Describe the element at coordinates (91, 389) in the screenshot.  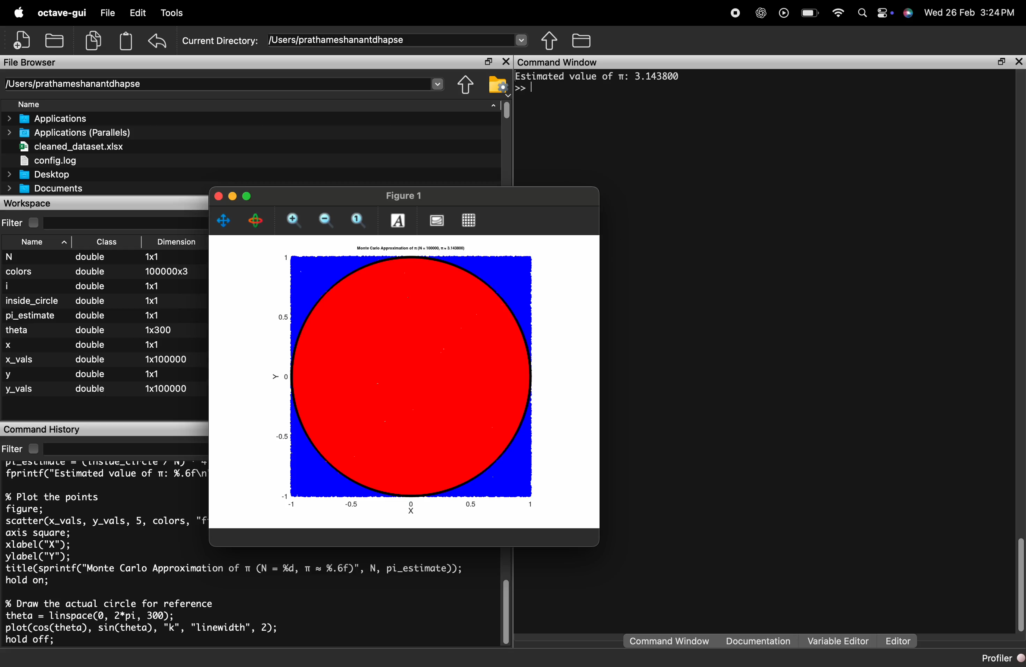
I see `double` at that location.